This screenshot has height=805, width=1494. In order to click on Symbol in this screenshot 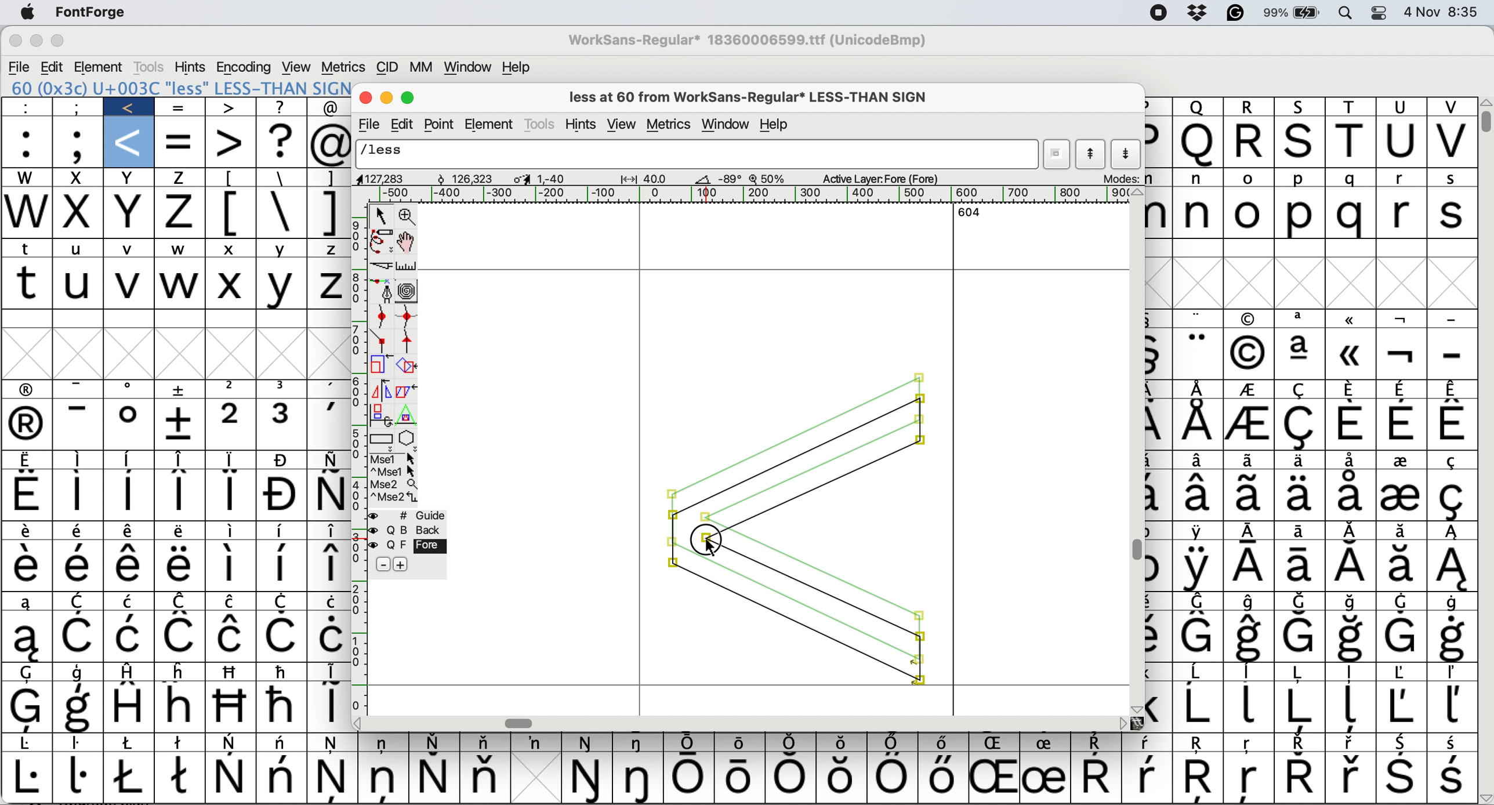, I will do `click(1402, 320)`.